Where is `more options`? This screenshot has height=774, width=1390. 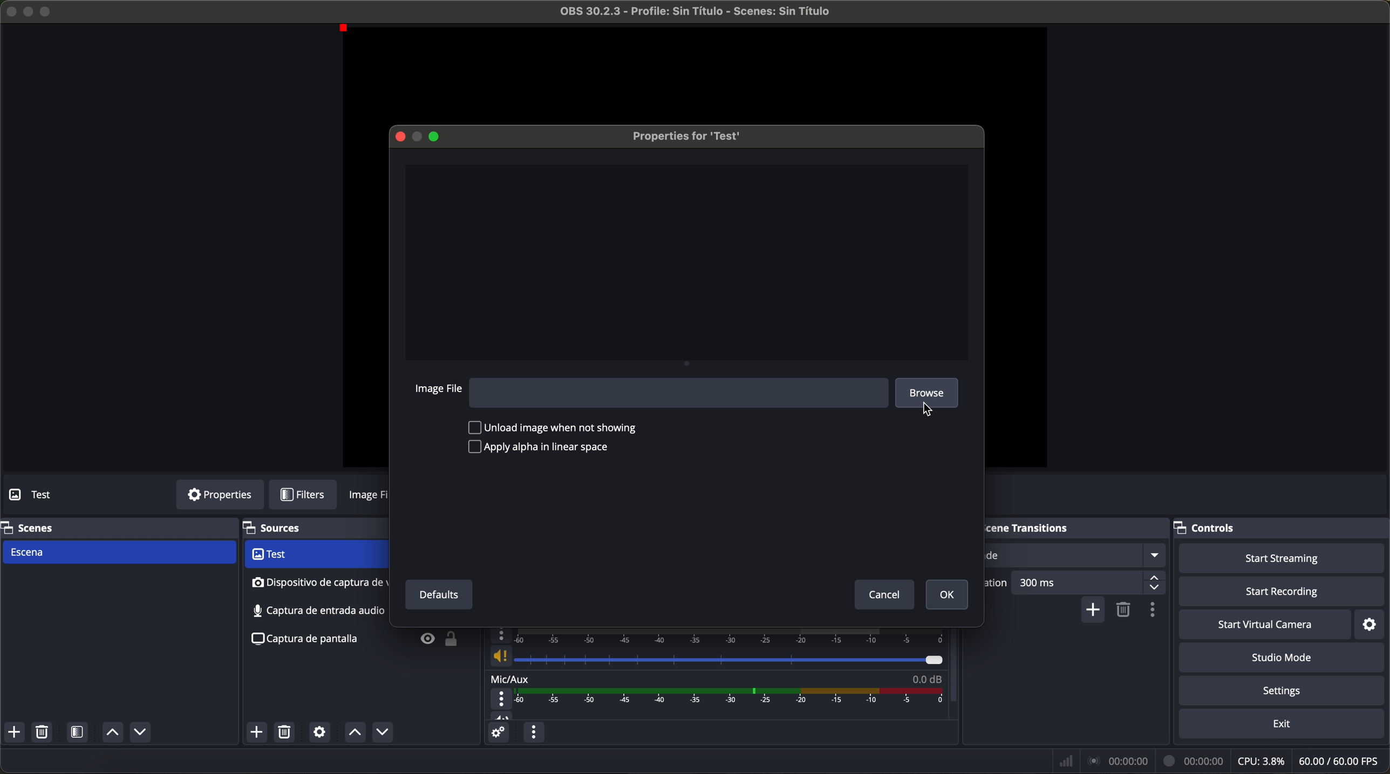
more options is located at coordinates (502, 699).